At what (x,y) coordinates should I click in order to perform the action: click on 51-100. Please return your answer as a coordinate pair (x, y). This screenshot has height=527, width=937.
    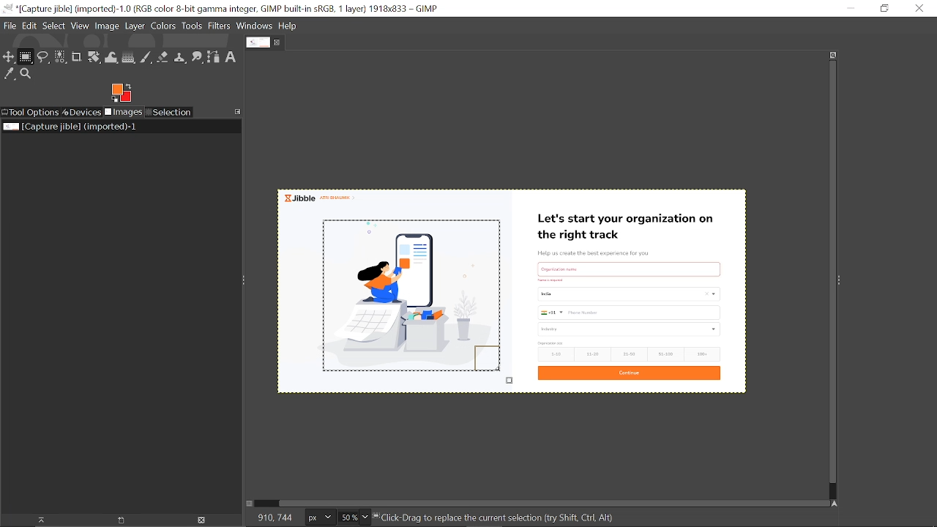
    Looking at the image, I should click on (664, 354).